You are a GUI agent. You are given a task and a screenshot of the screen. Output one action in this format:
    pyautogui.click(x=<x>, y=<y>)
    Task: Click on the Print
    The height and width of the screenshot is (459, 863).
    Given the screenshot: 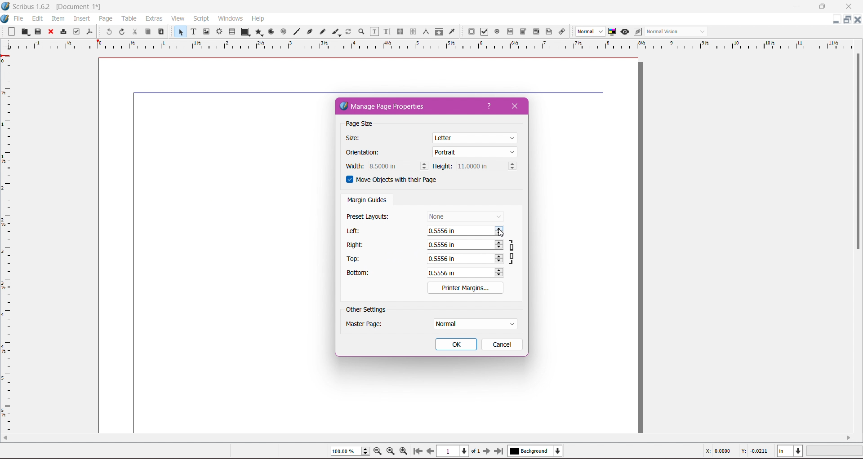 What is the action you would take?
    pyautogui.click(x=63, y=31)
    